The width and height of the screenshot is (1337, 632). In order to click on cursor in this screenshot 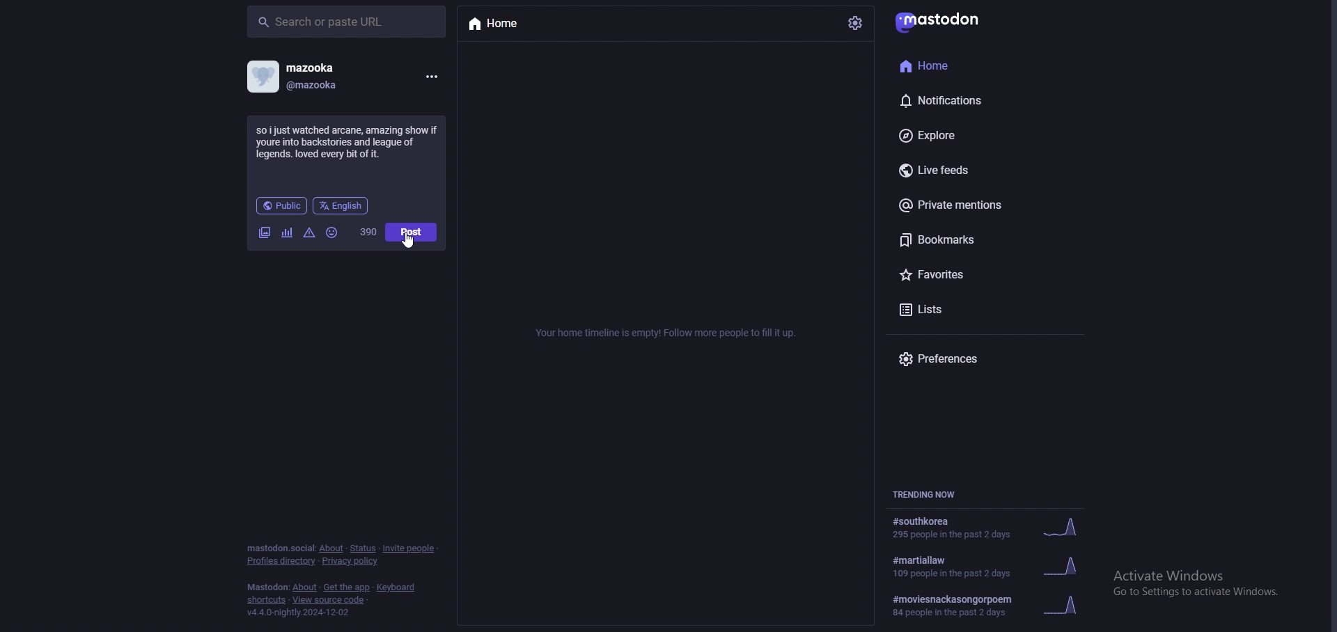, I will do `click(406, 239)`.